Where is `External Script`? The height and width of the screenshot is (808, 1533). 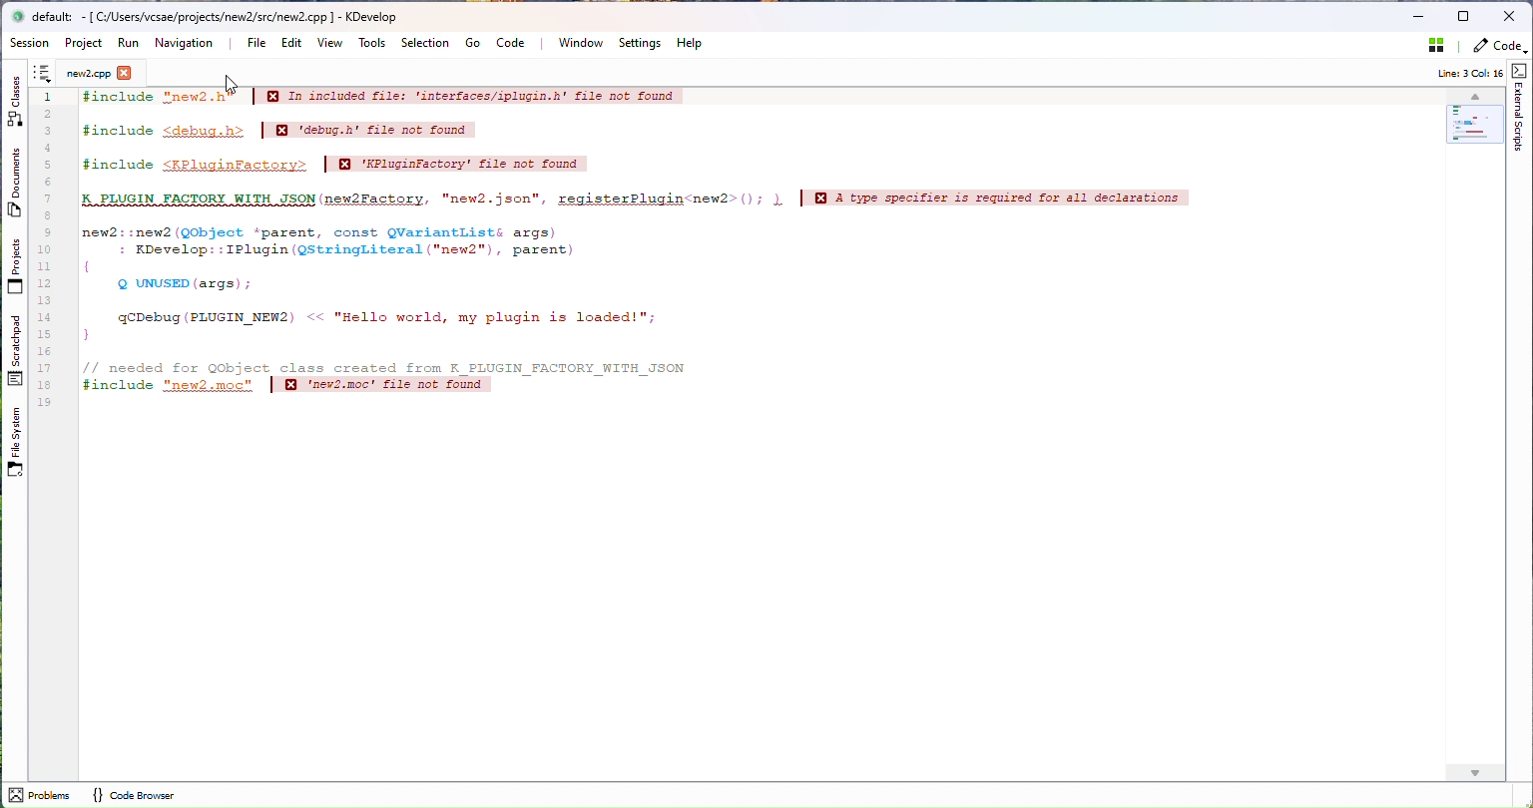
External Script is located at coordinates (1518, 108).